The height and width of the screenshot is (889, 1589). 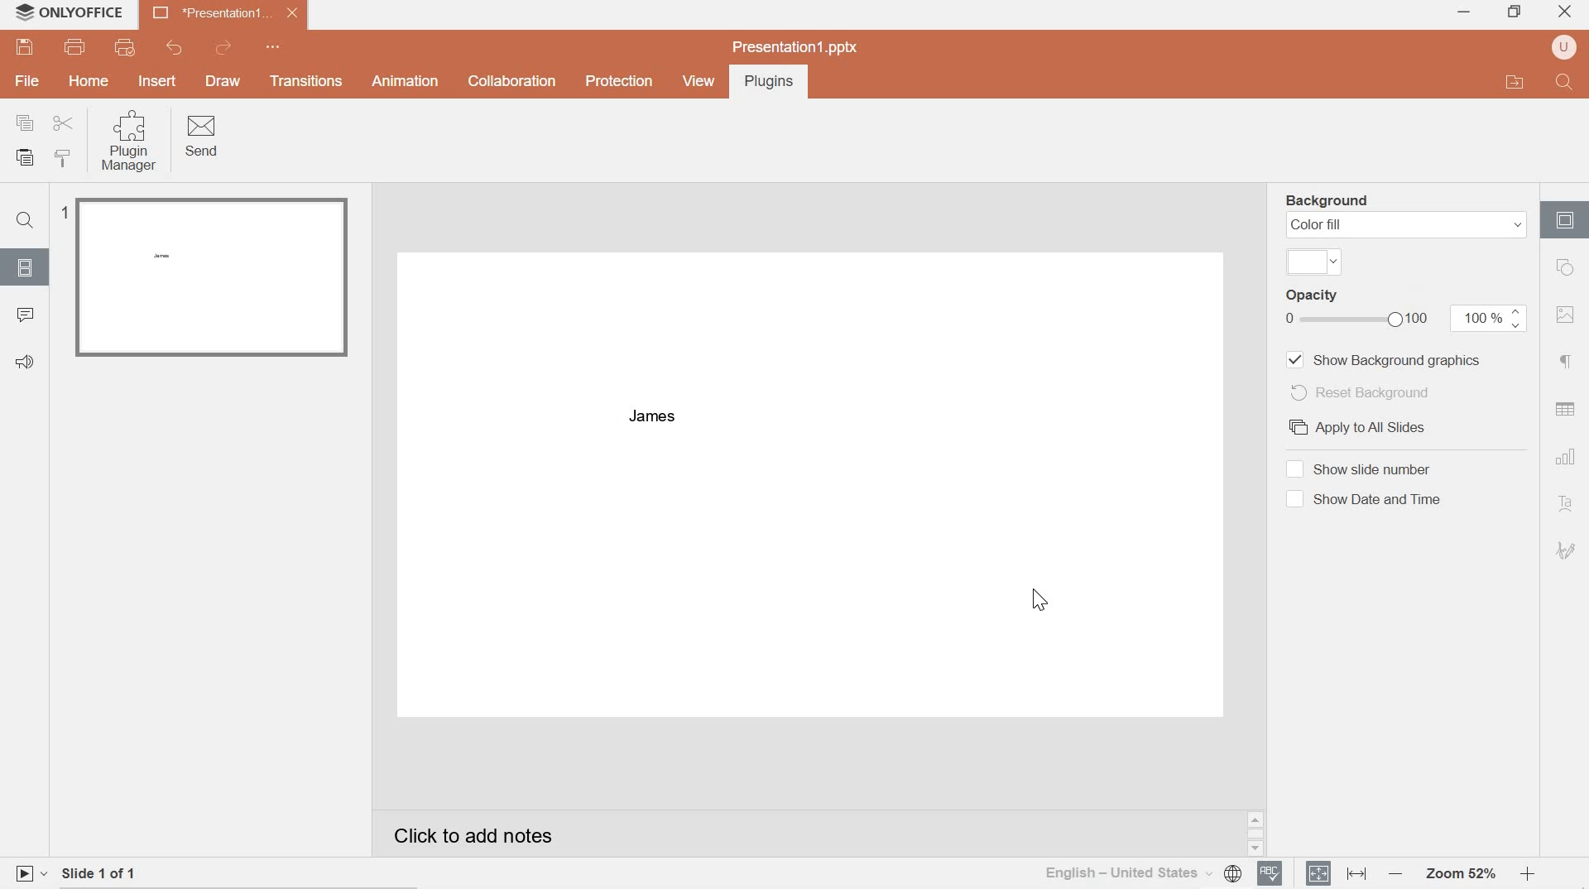 What do you see at coordinates (1565, 220) in the screenshot?
I see `slide settings` at bounding box center [1565, 220].